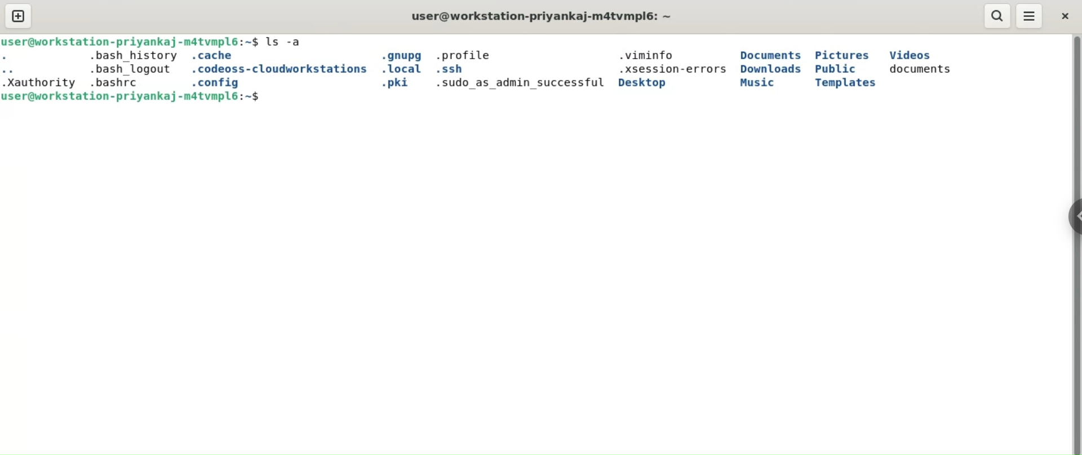 The width and height of the screenshot is (1082, 455). Describe the element at coordinates (1030, 16) in the screenshot. I see `menu` at that location.